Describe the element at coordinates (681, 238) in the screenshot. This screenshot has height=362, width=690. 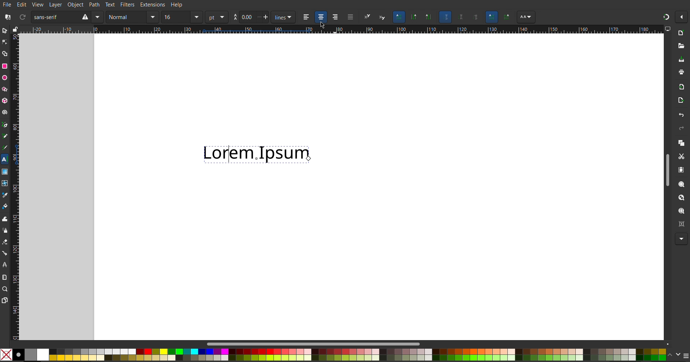
I see `More` at that location.